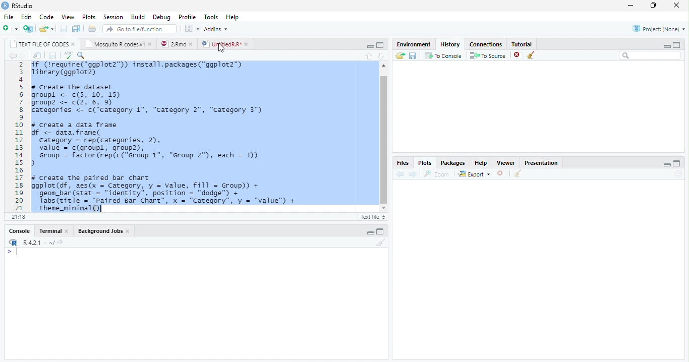 Image resolution: width=689 pixels, height=362 pixels. I want to click on UntitledR.R*, so click(221, 44).